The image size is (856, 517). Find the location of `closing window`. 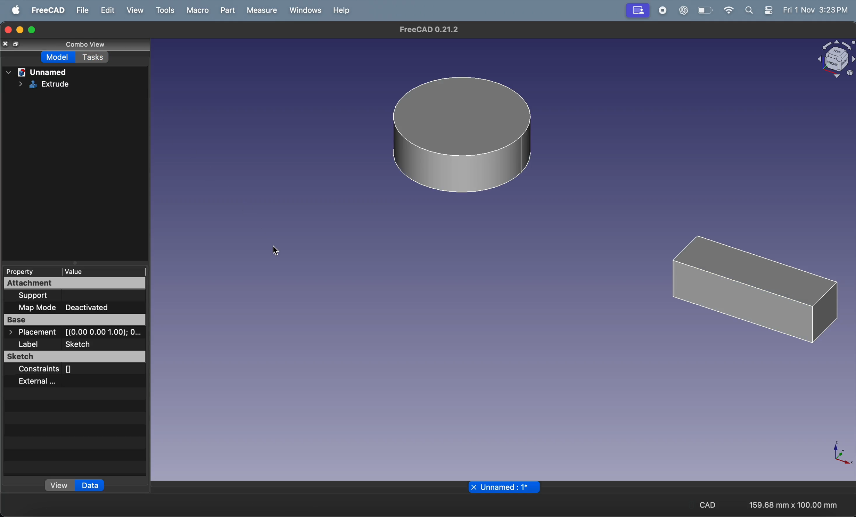

closing window is located at coordinates (7, 30).